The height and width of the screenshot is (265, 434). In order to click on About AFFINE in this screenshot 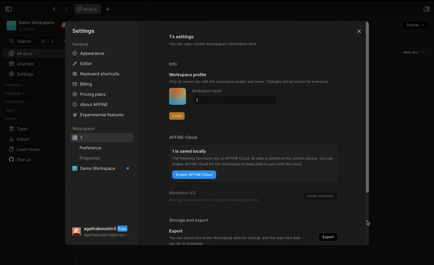, I will do `click(91, 104)`.